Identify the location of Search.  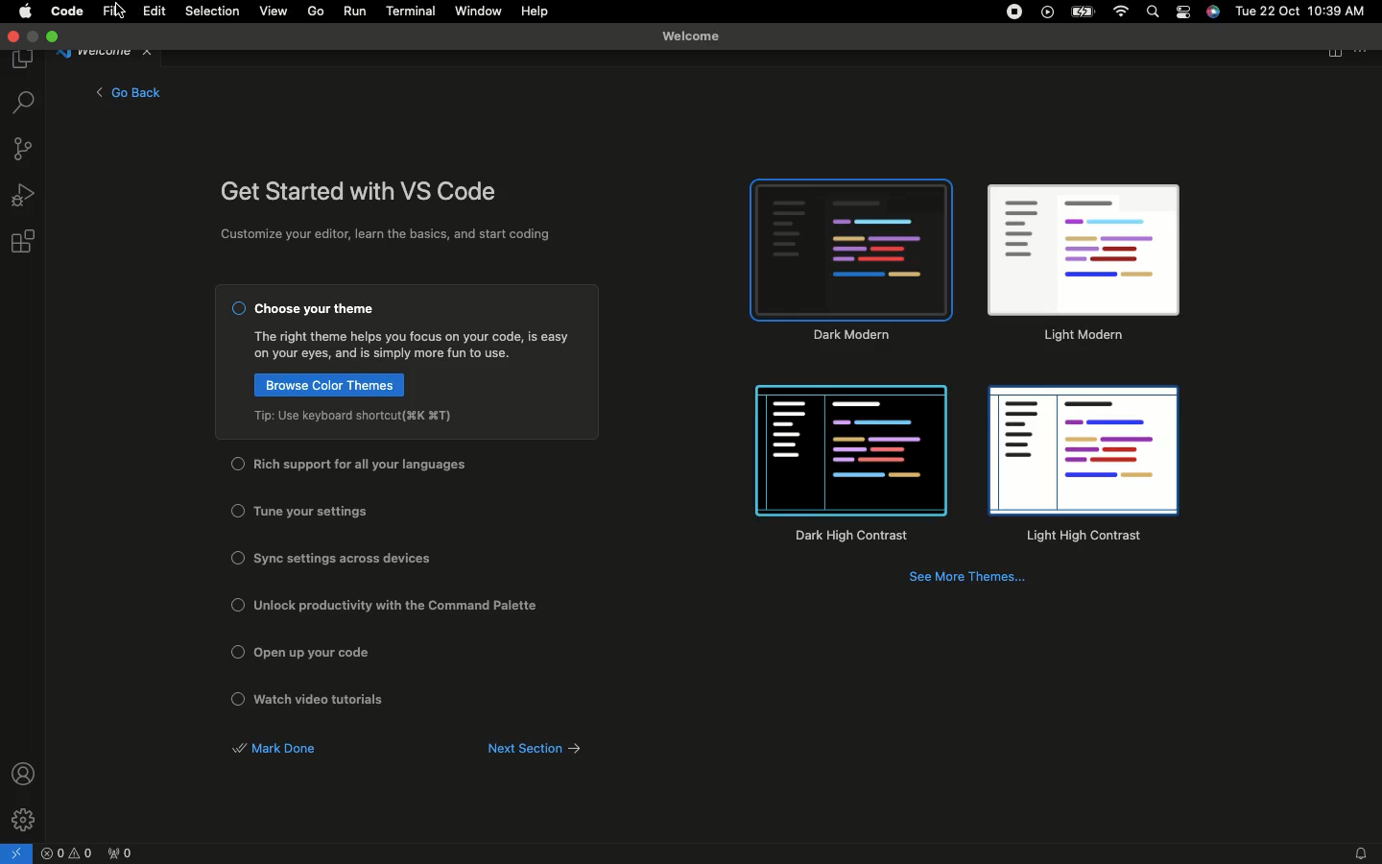
(23, 104).